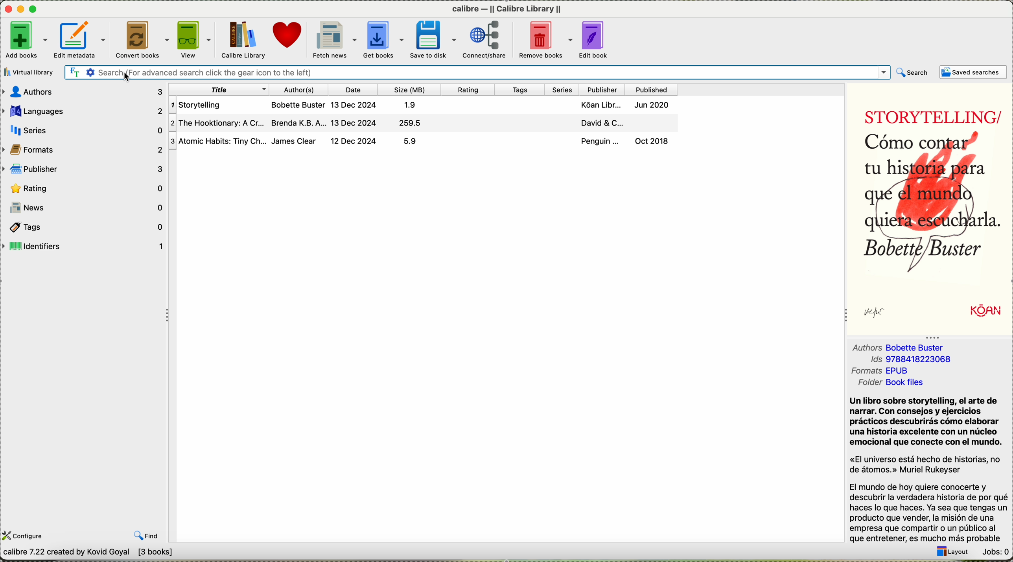  What do you see at coordinates (22, 9) in the screenshot?
I see `minimize ` at bounding box center [22, 9].